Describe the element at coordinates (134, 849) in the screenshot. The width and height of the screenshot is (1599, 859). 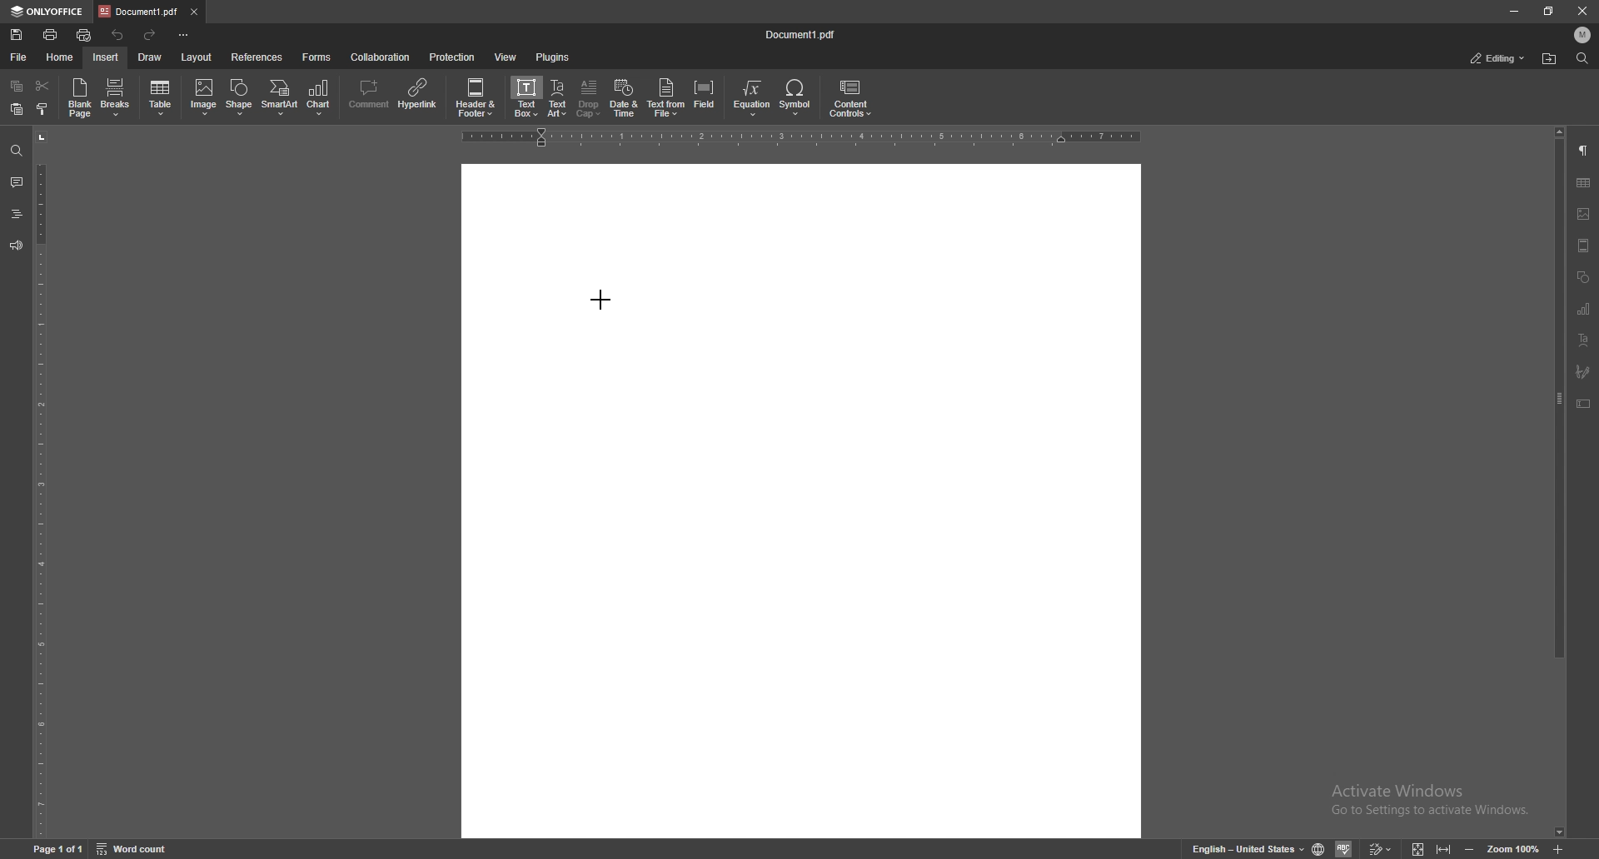
I see `word count` at that location.